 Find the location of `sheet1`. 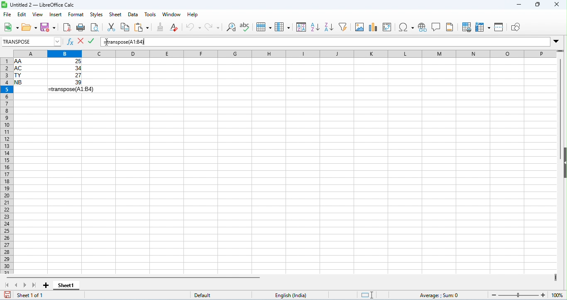

sheet1 is located at coordinates (70, 286).